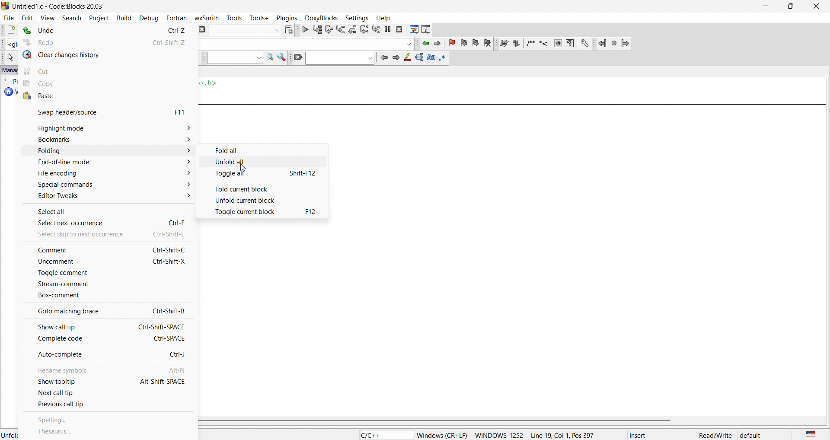  Describe the element at coordinates (264, 149) in the screenshot. I see `` at that location.